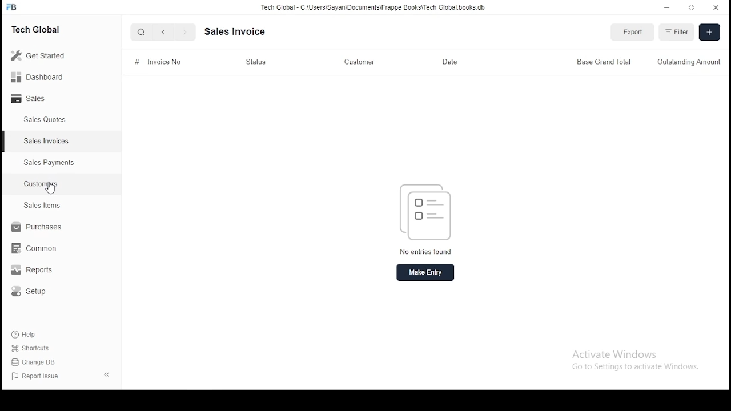  What do you see at coordinates (688, 63) in the screenshot?
I see `outstanding amount` at bounding box center [688, 63].